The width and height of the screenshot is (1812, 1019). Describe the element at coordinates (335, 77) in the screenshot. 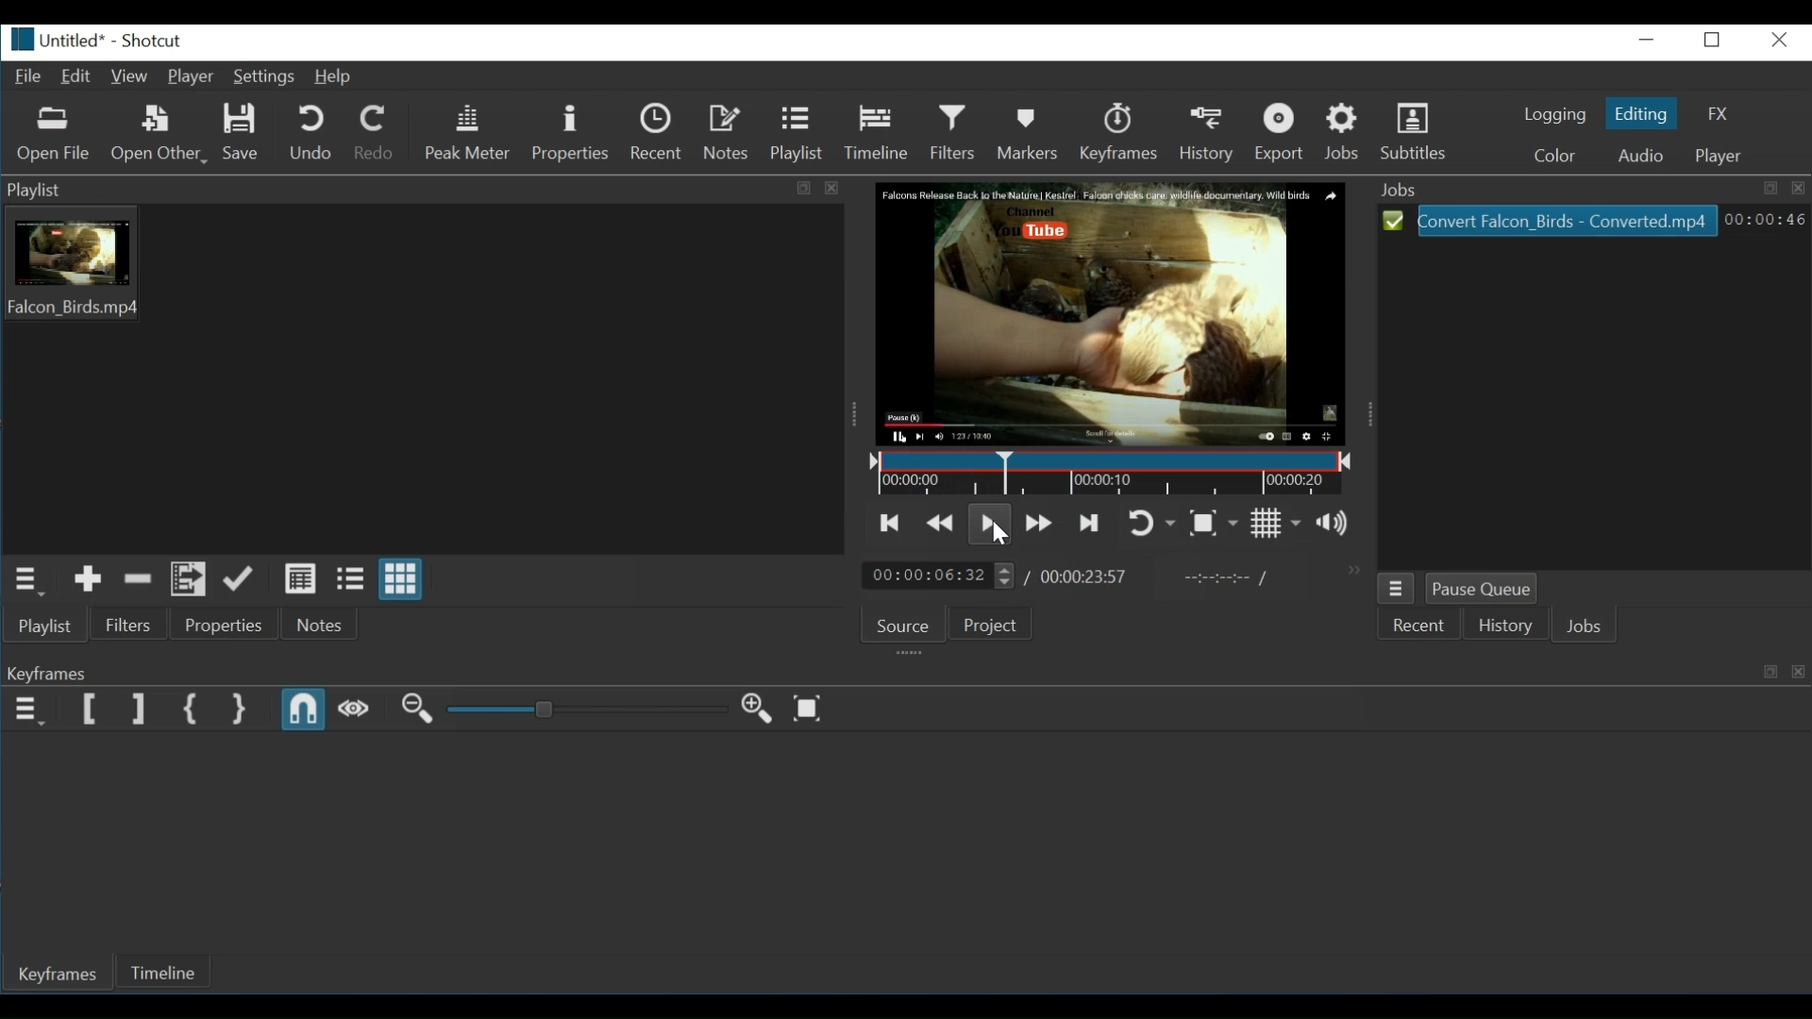

I see `Help` at that location.